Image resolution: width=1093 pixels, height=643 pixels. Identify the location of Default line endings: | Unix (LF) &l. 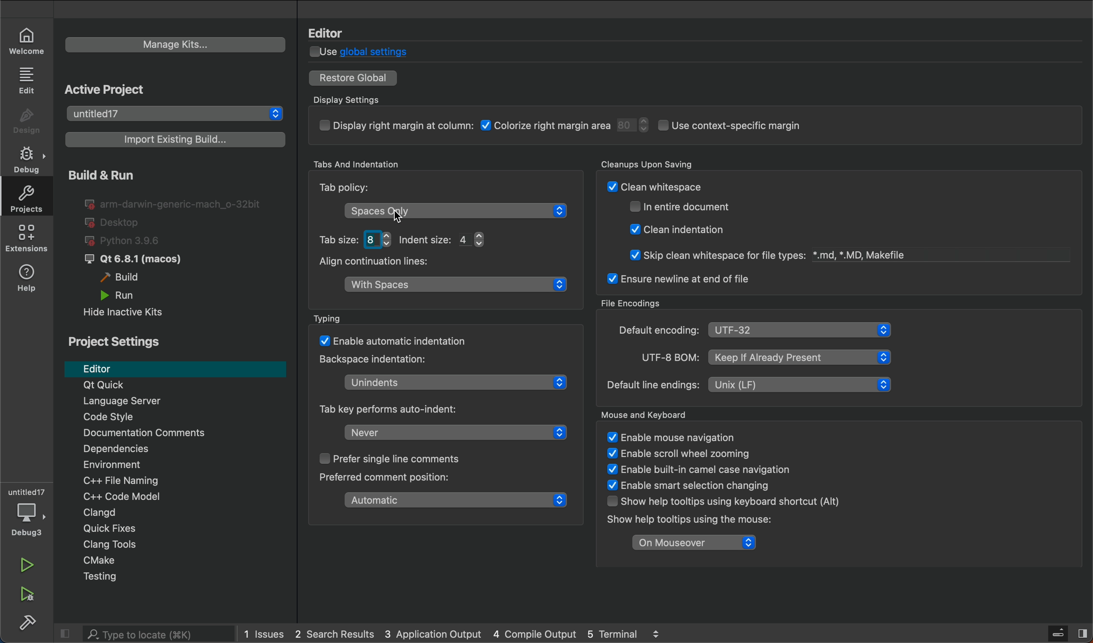
(747, 385).